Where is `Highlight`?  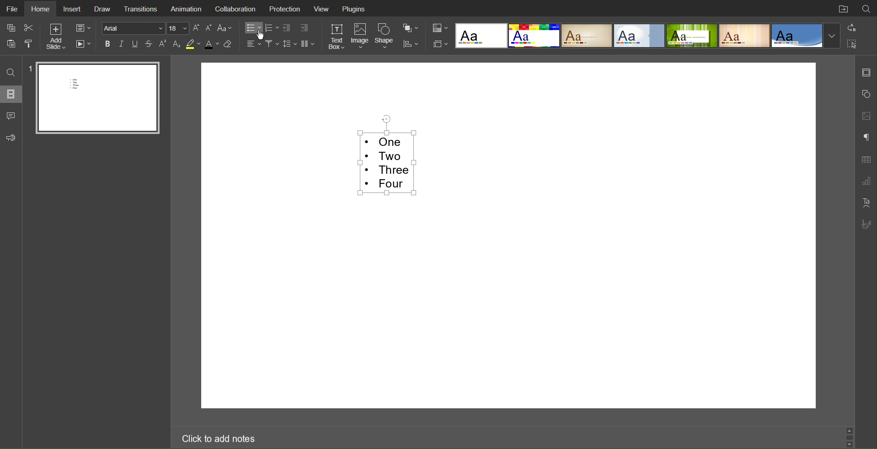 Highlight is located at coordinates (193, 44).